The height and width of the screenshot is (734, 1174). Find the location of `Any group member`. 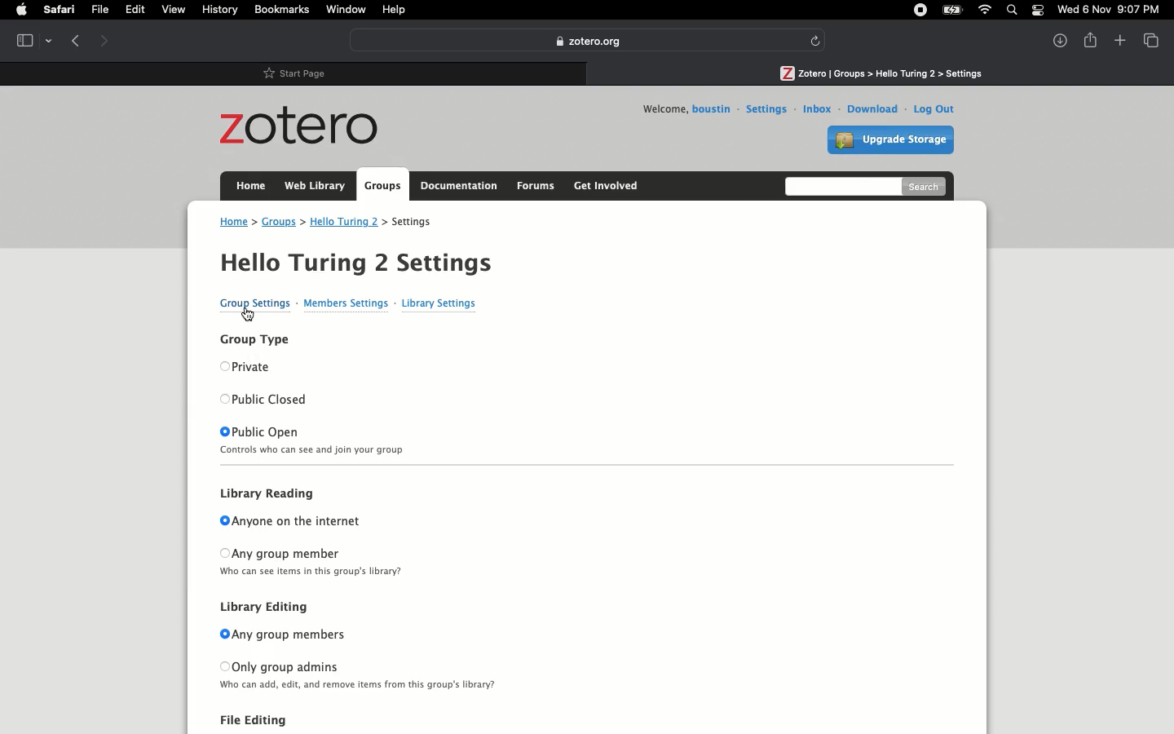

Any group member is located at coordinates (313, 564).